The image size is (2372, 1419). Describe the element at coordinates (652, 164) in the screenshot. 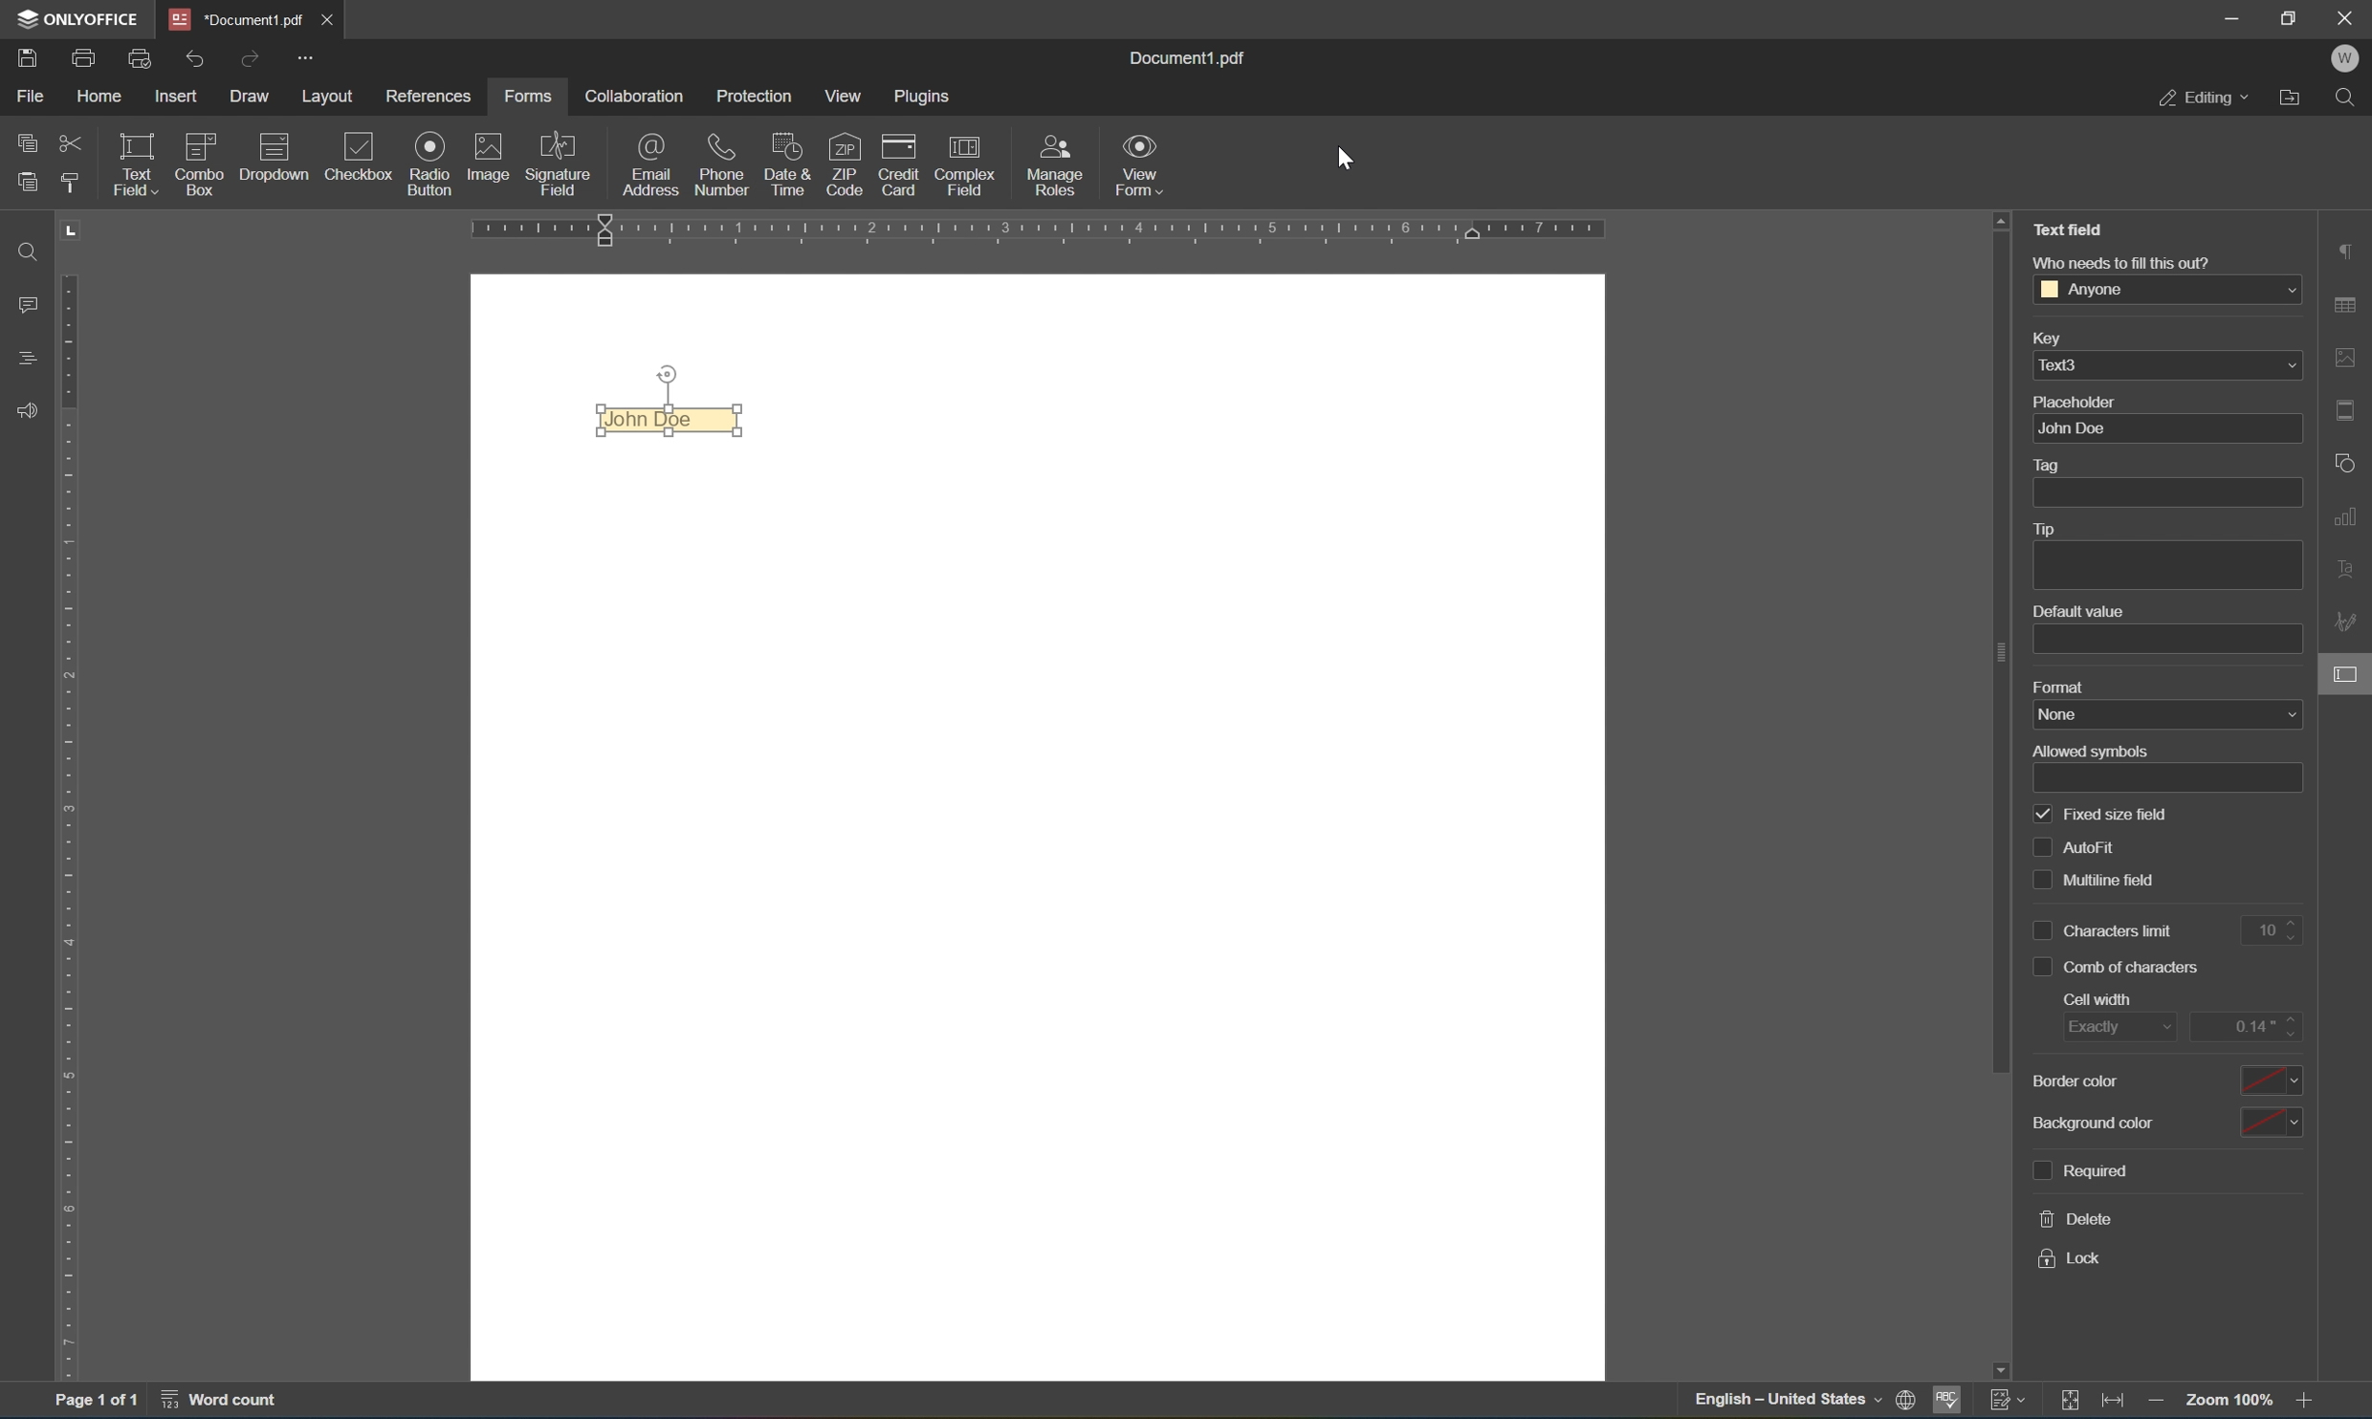

I see `email address` at that location.